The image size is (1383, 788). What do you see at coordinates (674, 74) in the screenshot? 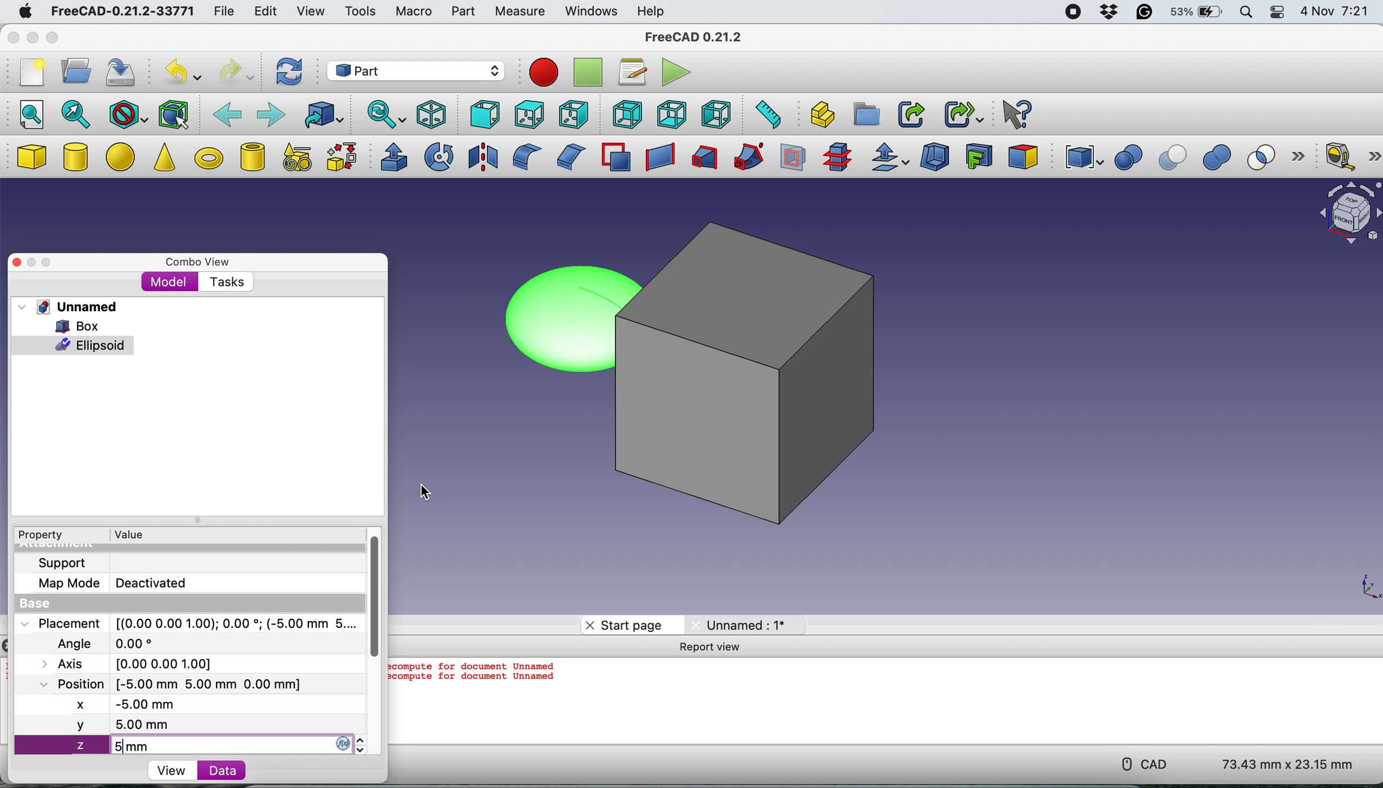
I see `execute macros` at bounding box center [674, 74].